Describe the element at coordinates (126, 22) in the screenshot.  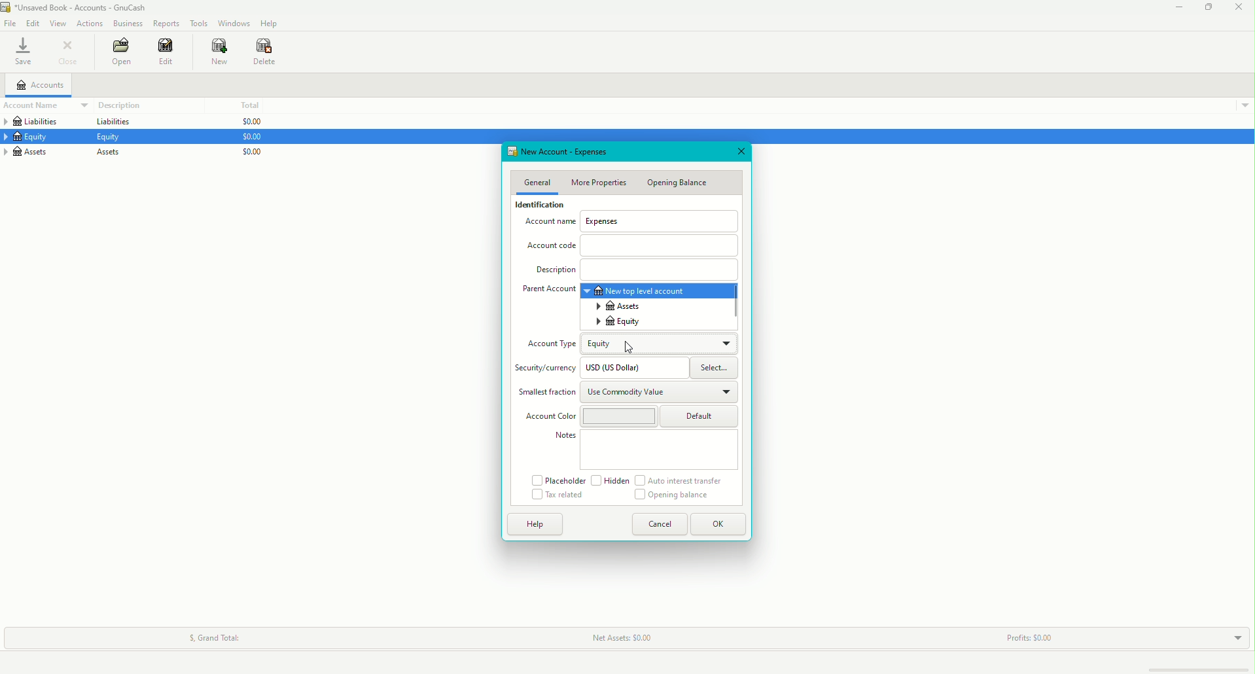
I see `Business` at that location.